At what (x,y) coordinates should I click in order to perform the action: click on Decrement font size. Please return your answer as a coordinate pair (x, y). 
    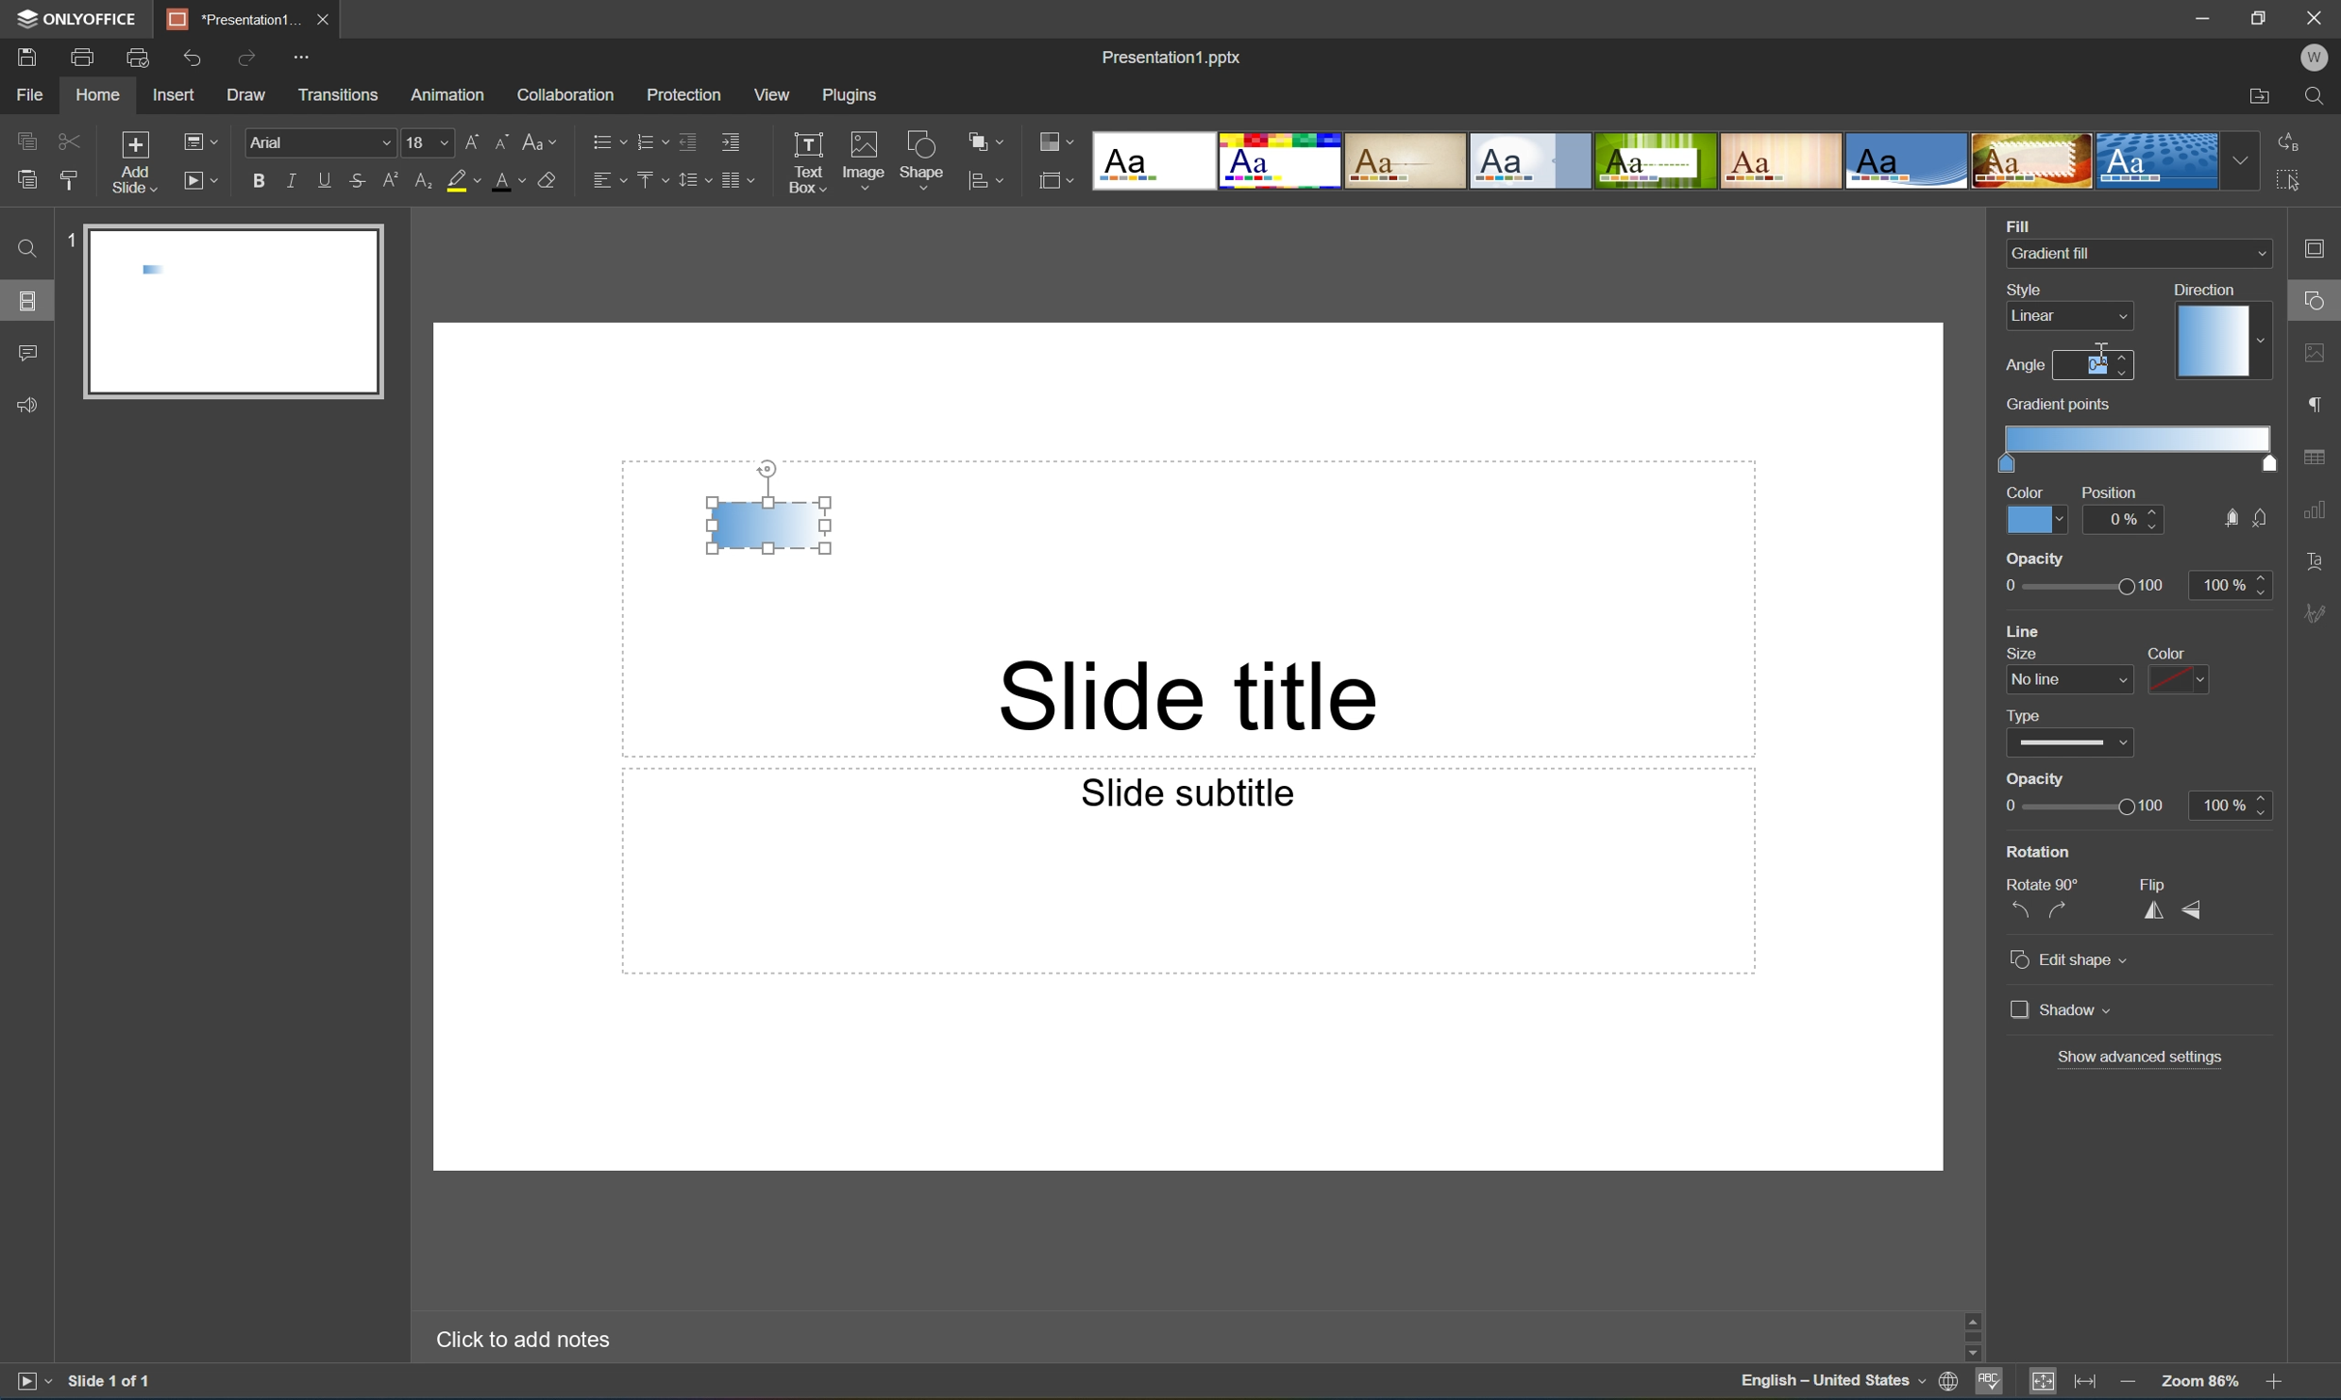
    Looking at the image, I should click on (500, 139).